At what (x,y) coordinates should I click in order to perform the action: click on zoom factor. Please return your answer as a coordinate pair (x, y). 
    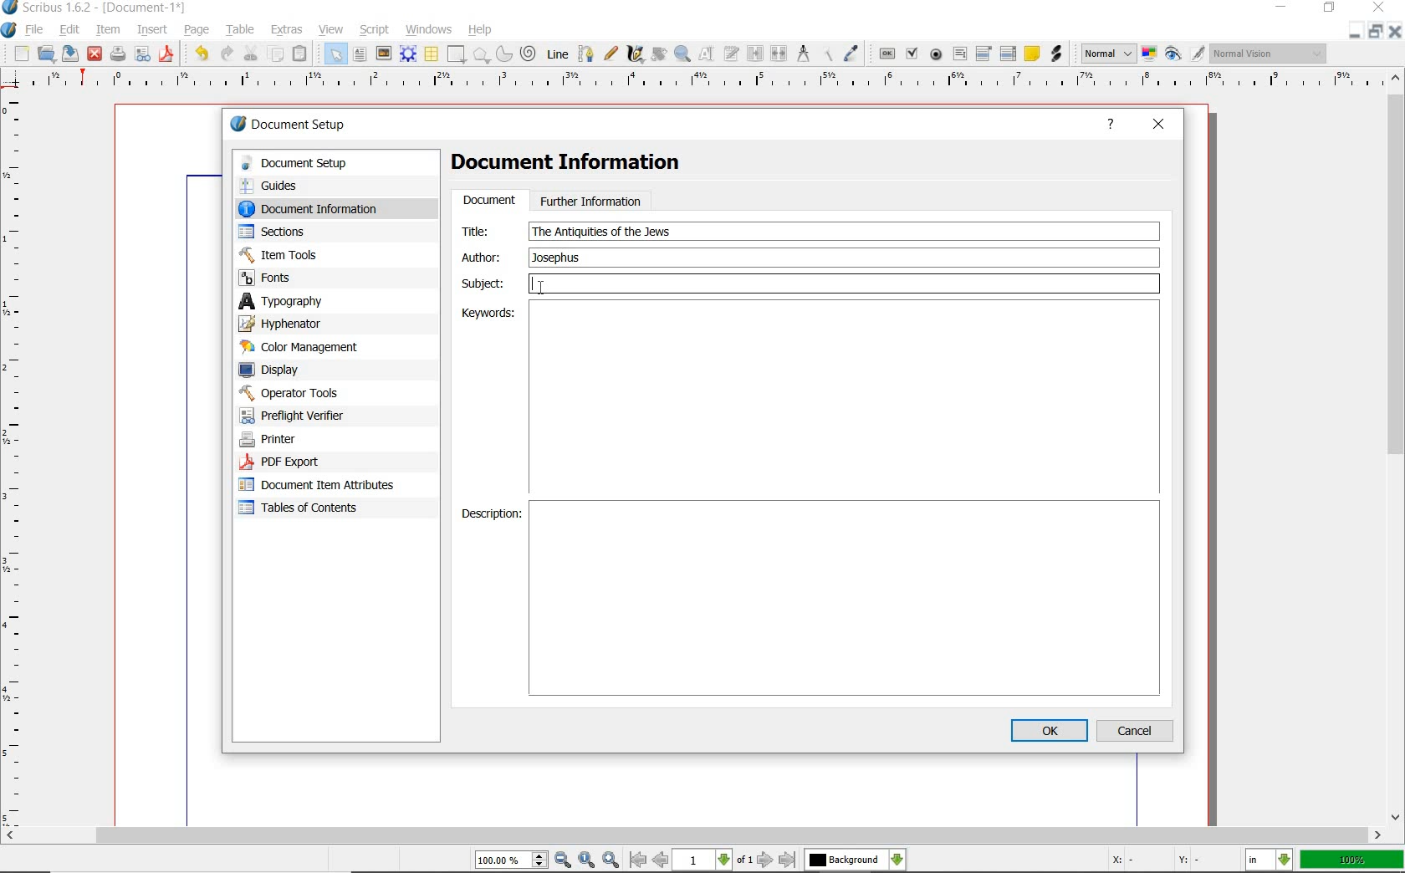
    Looking at the image, I should click on (1351, 861).